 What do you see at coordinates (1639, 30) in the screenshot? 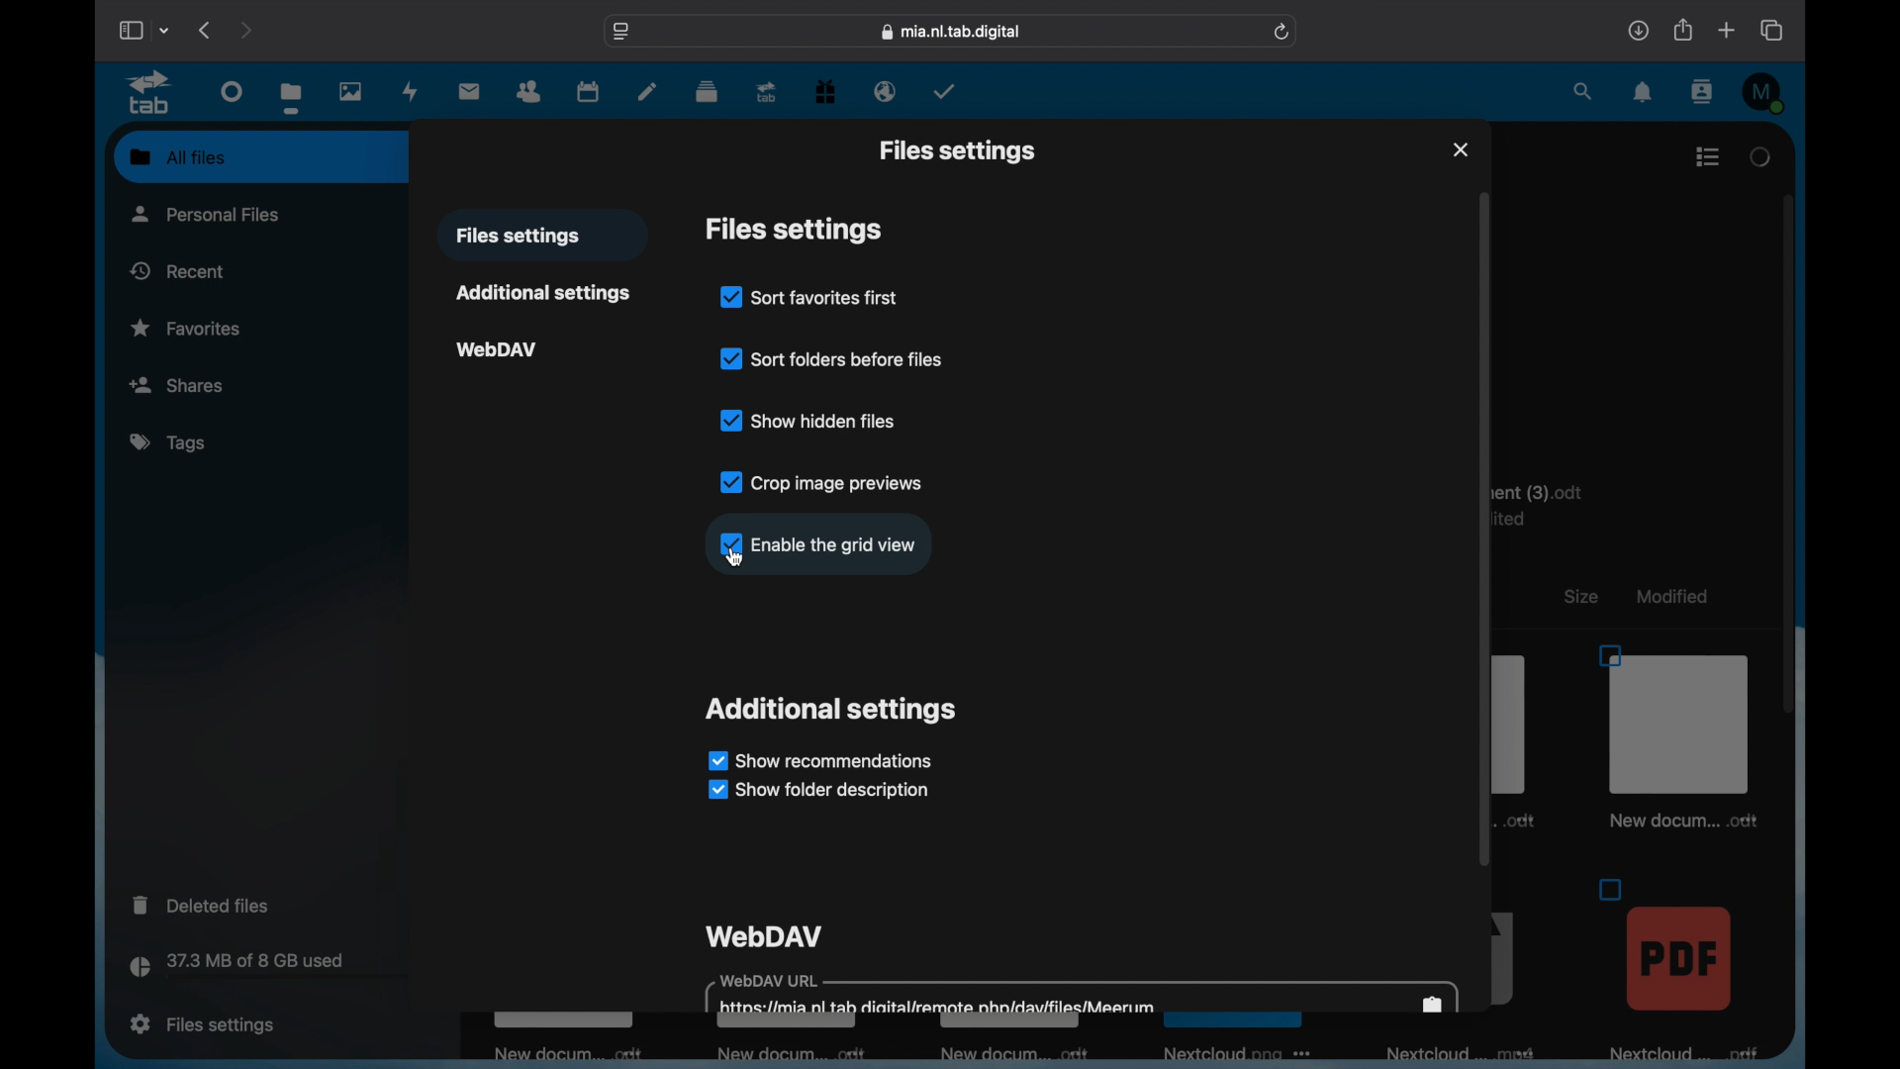
I see `downloads` at bounding box center [1639, 30].